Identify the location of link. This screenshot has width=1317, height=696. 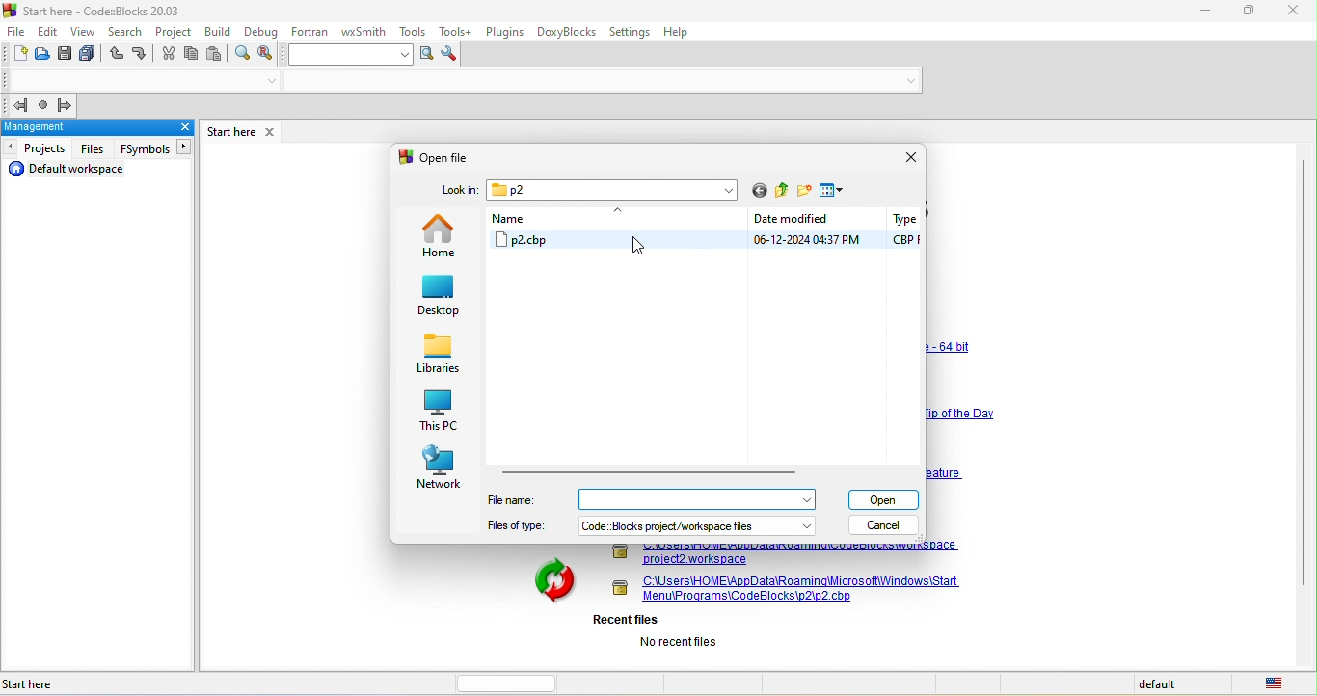
(945, 473).